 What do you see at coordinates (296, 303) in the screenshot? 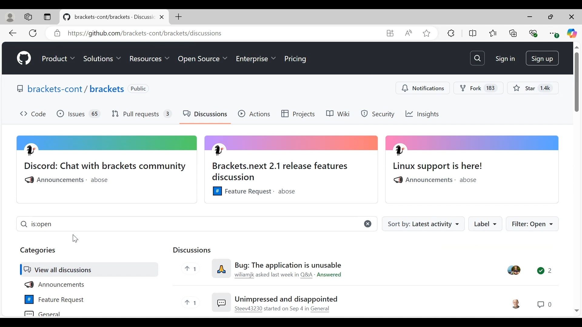
I see `Unimpressed and disappointed Steev43230 started on Sep 4 in General ` at bounding box center [296, 303].